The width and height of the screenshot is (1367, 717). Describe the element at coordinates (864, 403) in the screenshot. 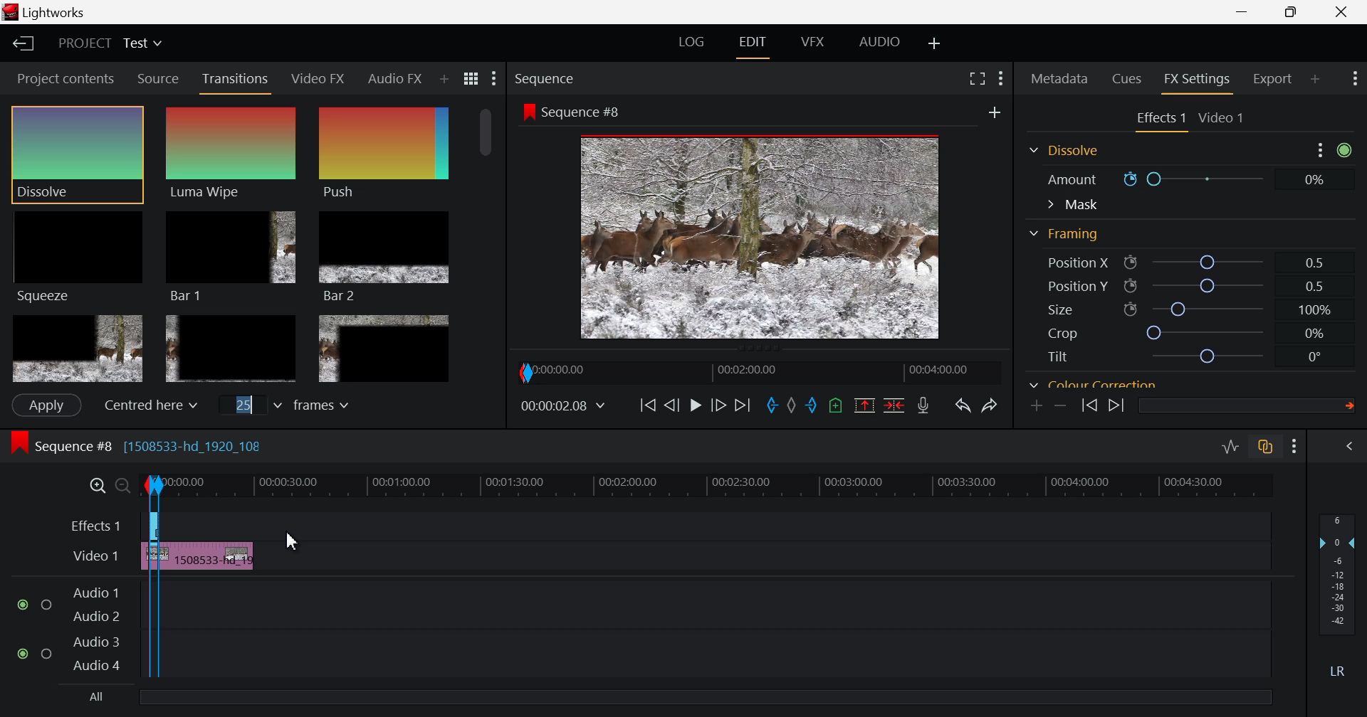

I see `Remove the marked section` at that location.